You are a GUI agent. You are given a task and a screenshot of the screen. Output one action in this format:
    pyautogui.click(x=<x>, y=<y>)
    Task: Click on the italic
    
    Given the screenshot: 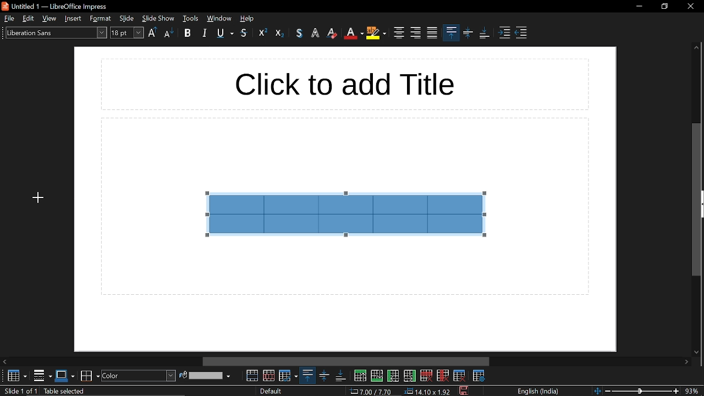 What is the action you would take?
    pyautogui.click(x=205, y=32)
    